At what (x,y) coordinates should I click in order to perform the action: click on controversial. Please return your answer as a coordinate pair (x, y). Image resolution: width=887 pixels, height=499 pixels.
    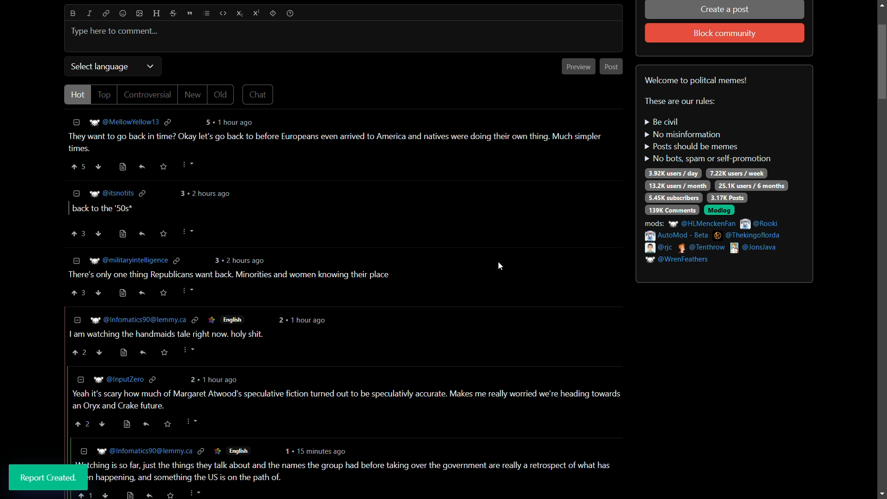
    Looking at the image, I should click on (146, 95).